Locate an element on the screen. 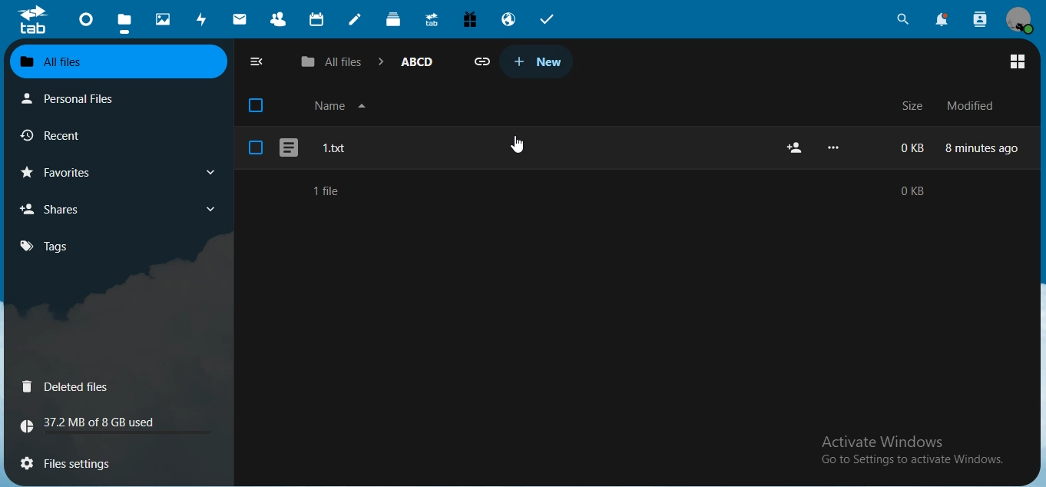 The image size is (1046, 487). notifications is located at coordinates (943, 21).